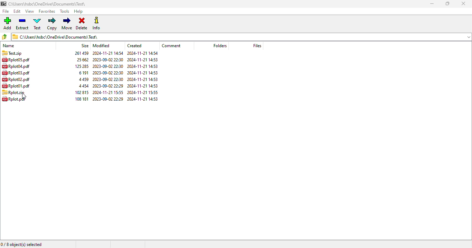 The image size is (472, 248). I want to click on cursor, so click(24, 96).